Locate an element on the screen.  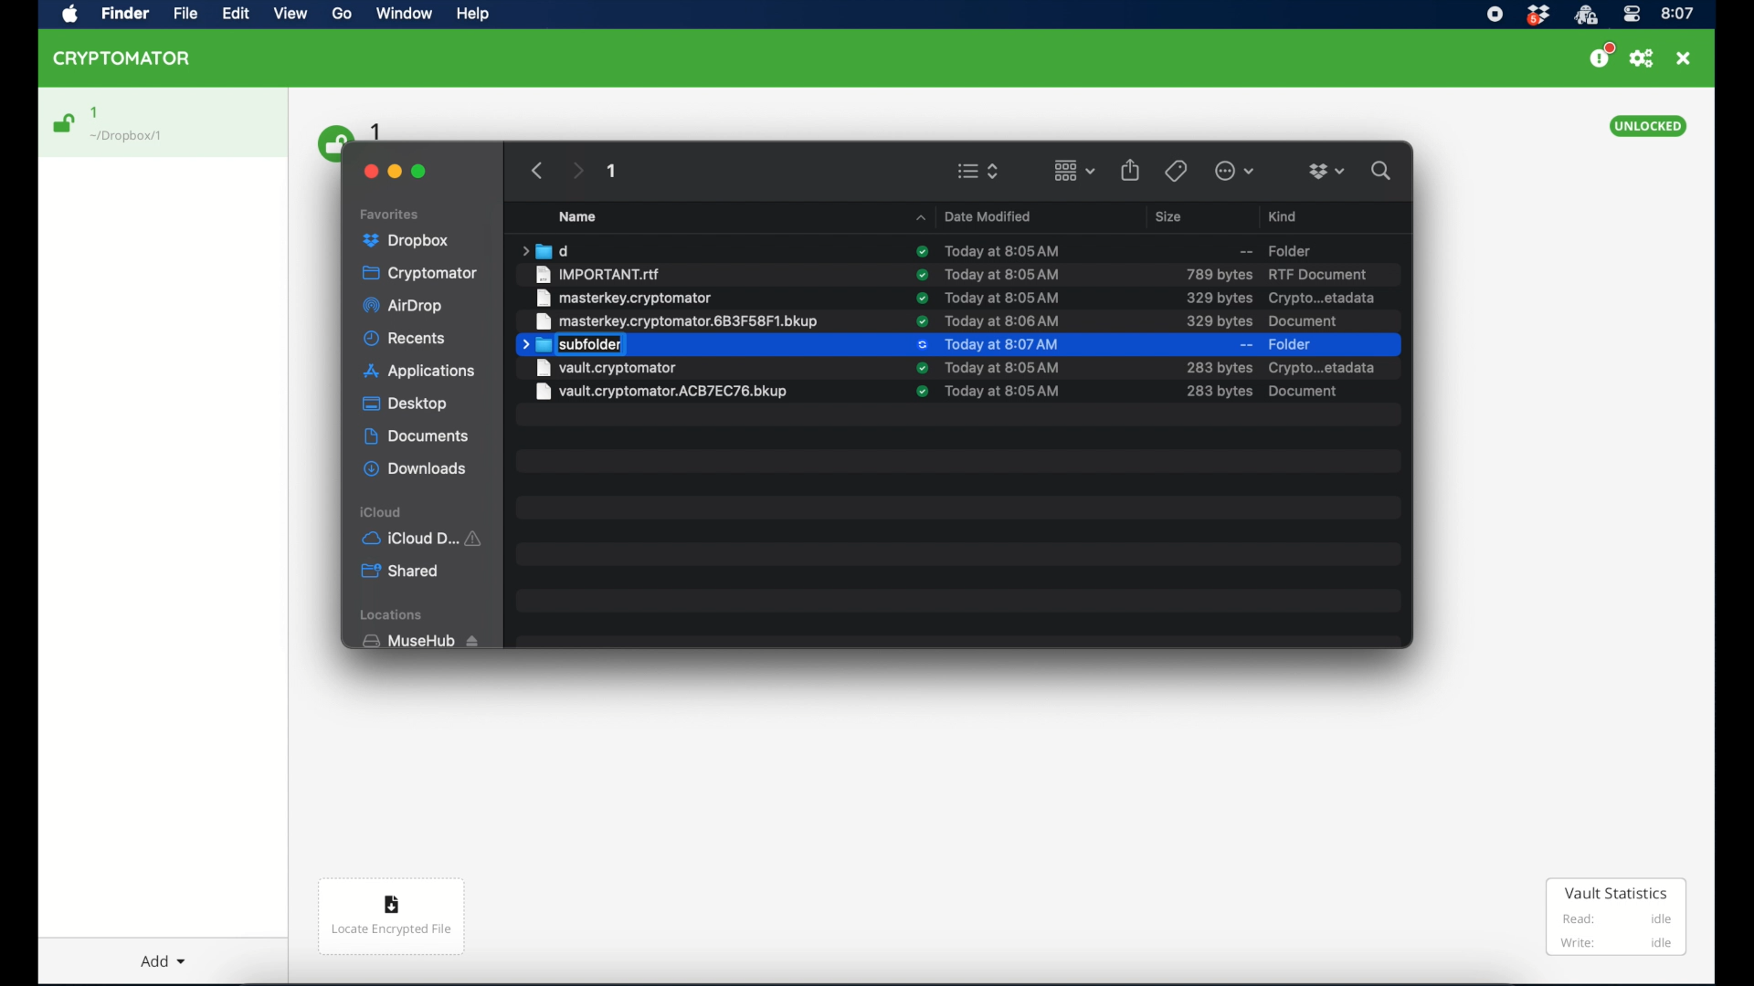
viewing options is located at coordinates (978, 171).